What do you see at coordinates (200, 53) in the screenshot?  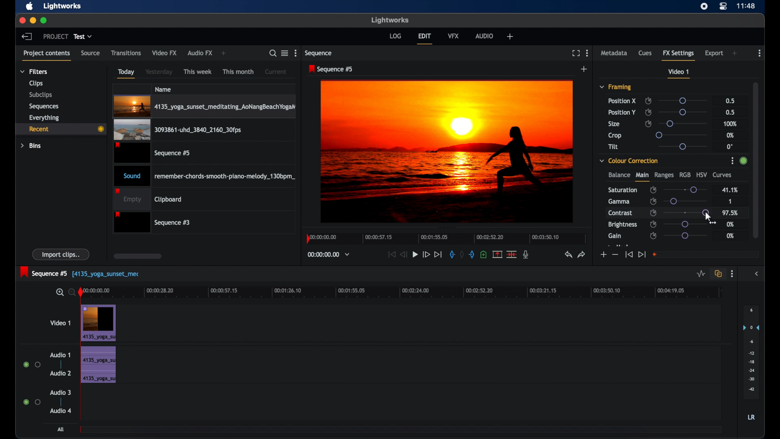 I see `audio fx` at bounding box center [200, 53].